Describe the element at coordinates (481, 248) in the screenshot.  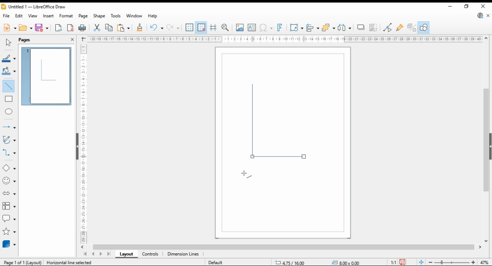
I see `move right` at that location.